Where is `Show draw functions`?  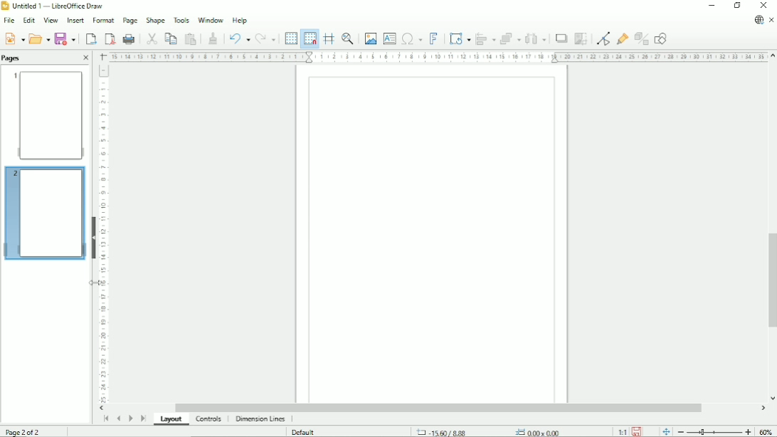 Show draw functions is located at coordinates (660, 38).